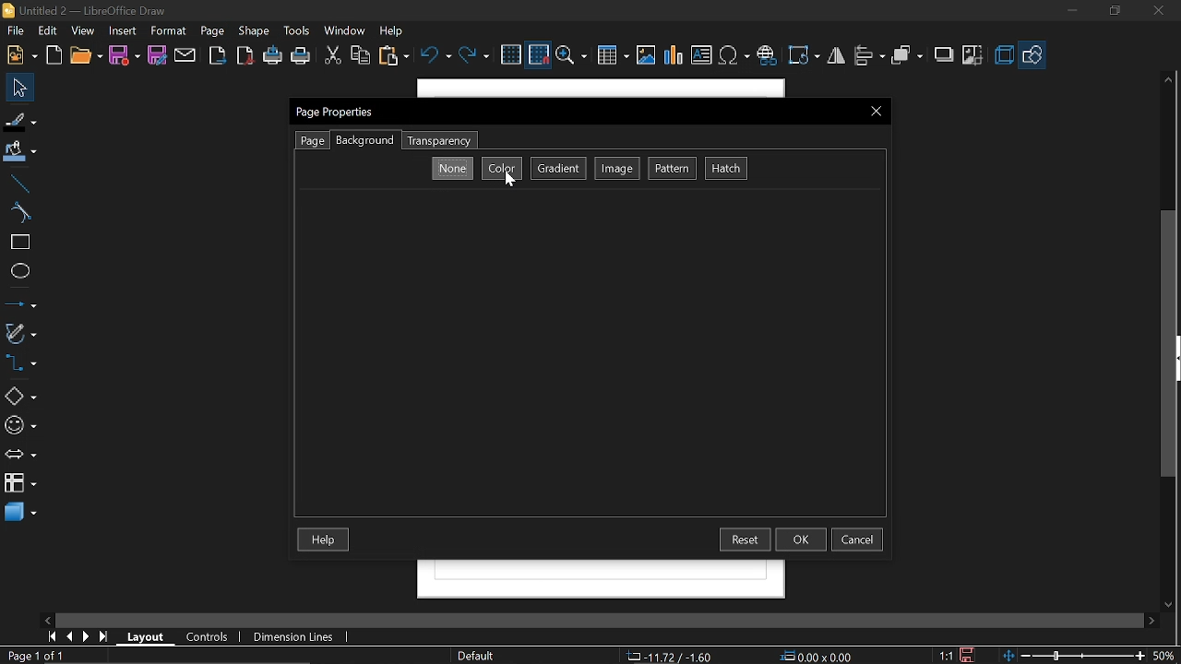 This screenshot has width=1181, height=664. What do you see at coordinates (1004, 55) in the screenshot?
I see `3d effects` at bounding box center [1004, 55].